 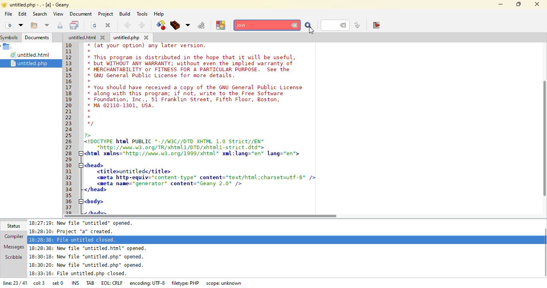 What do you see at coordinates (93, 164) in the screenshot?
I see `<head>` at bounding box center [93, 164].